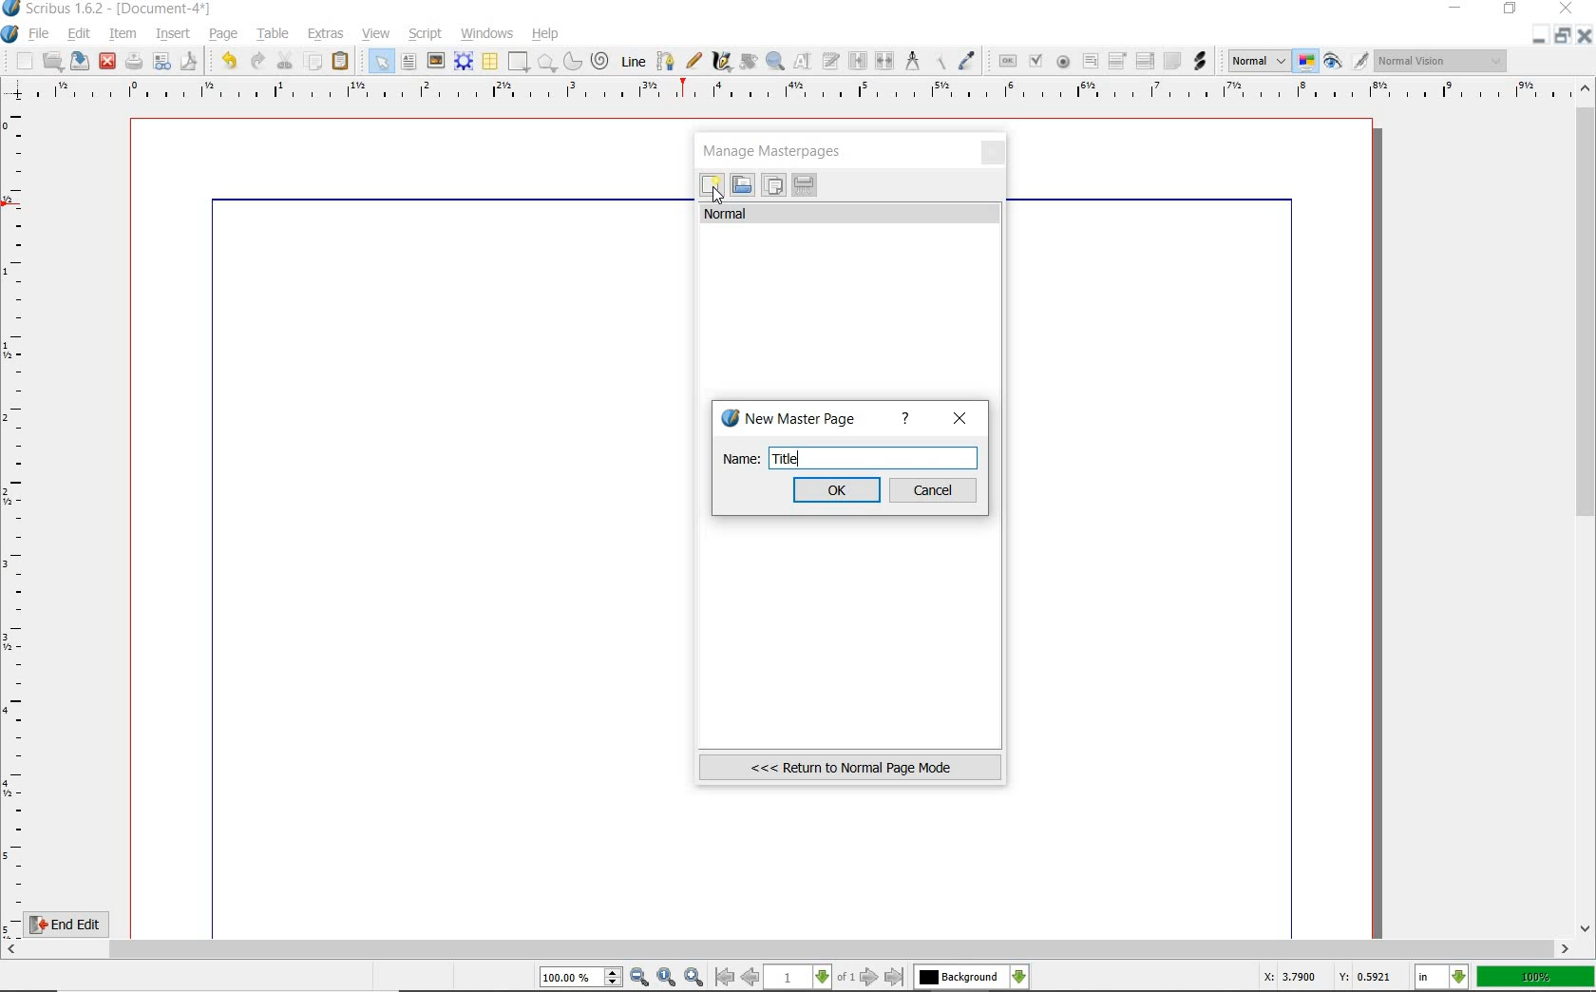  Describe the element at coordinates (832, 63) in the screenshot. I see `edit text with story editor` at that location.